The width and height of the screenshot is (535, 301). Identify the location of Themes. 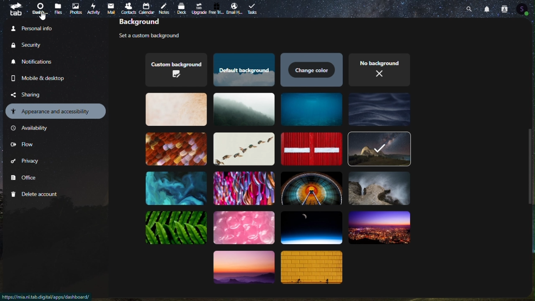
(177, 228).